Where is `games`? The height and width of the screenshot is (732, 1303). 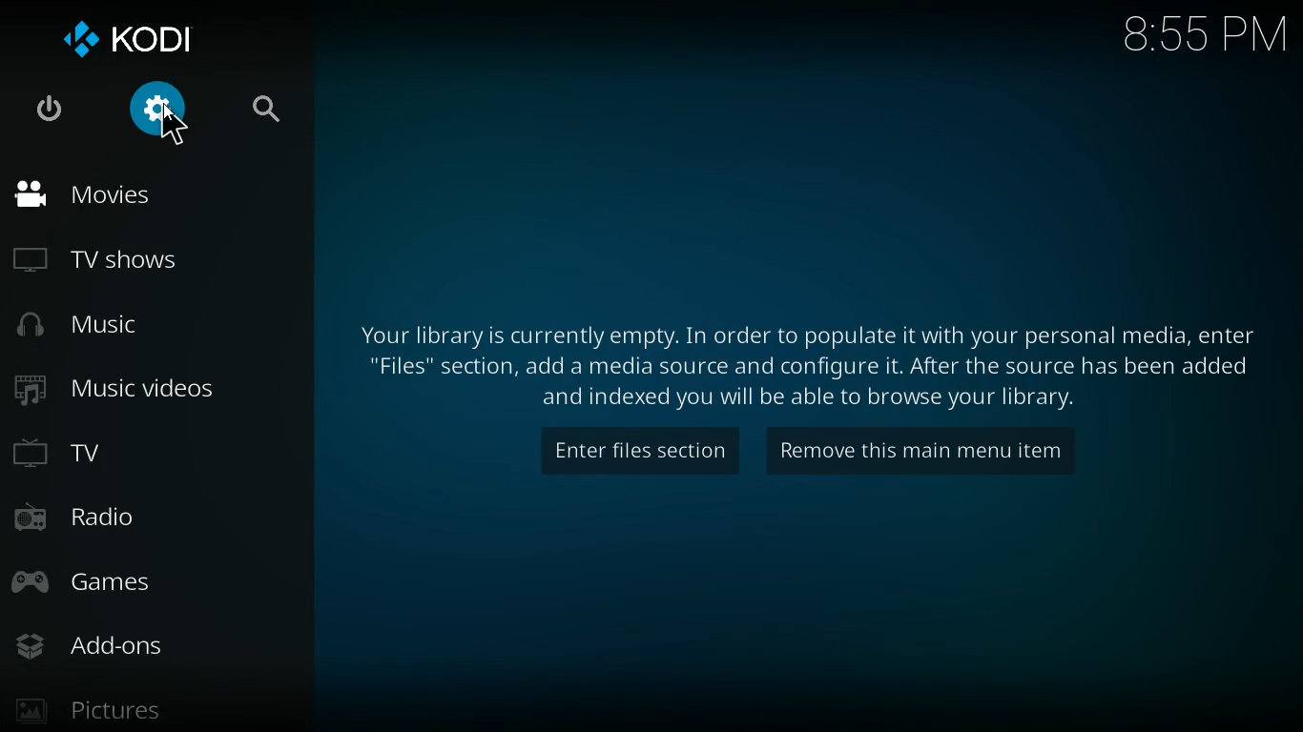
games is located at coordinates (120, 579).